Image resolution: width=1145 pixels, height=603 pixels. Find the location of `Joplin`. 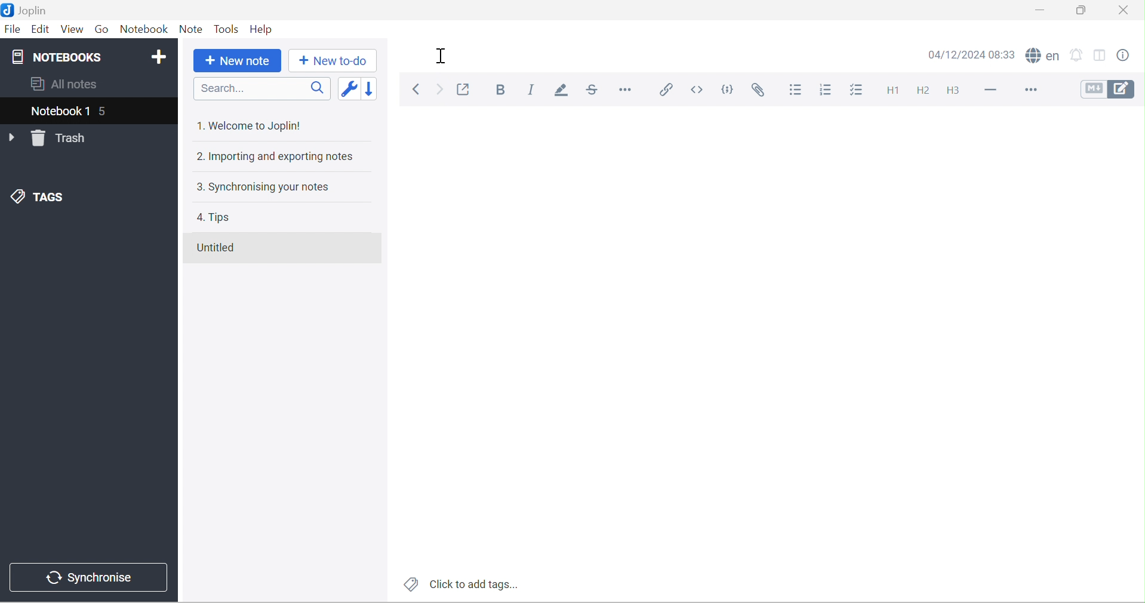

Joplin is located at coordinates (27, 10).